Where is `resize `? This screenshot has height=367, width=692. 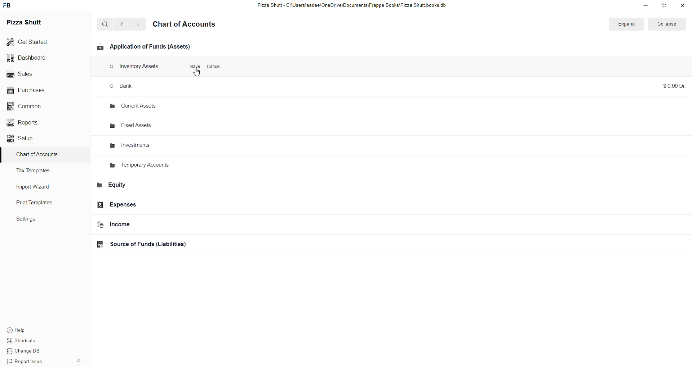 resize  is located at coordinates (664, 6).